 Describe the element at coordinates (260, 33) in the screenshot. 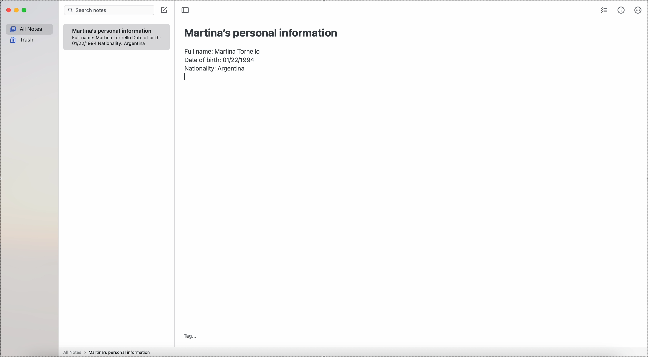

I see `title: Martina's personal information` at that location.